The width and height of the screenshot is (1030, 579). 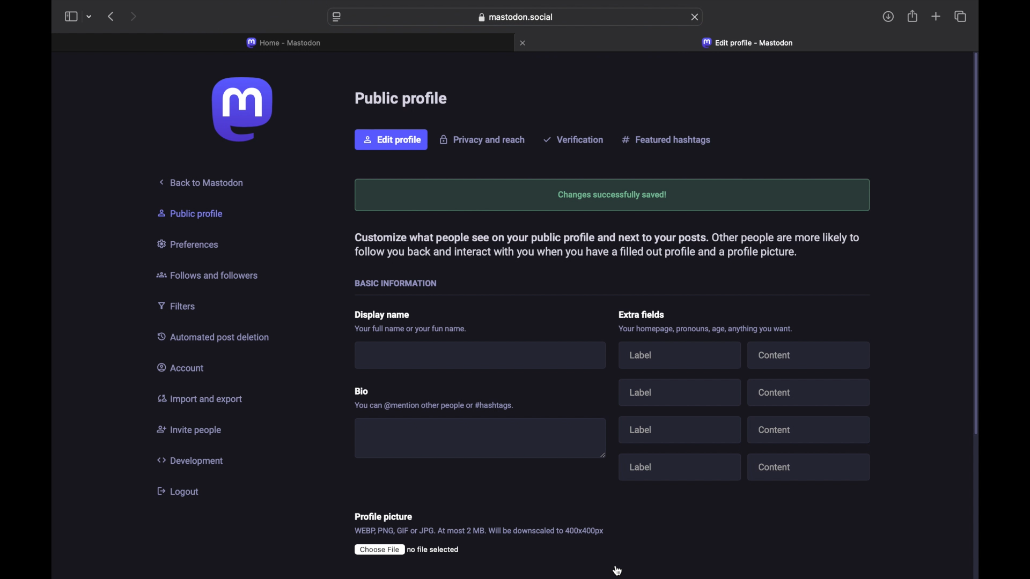 I want to click on Edit profile., so click(x=389, y=139).